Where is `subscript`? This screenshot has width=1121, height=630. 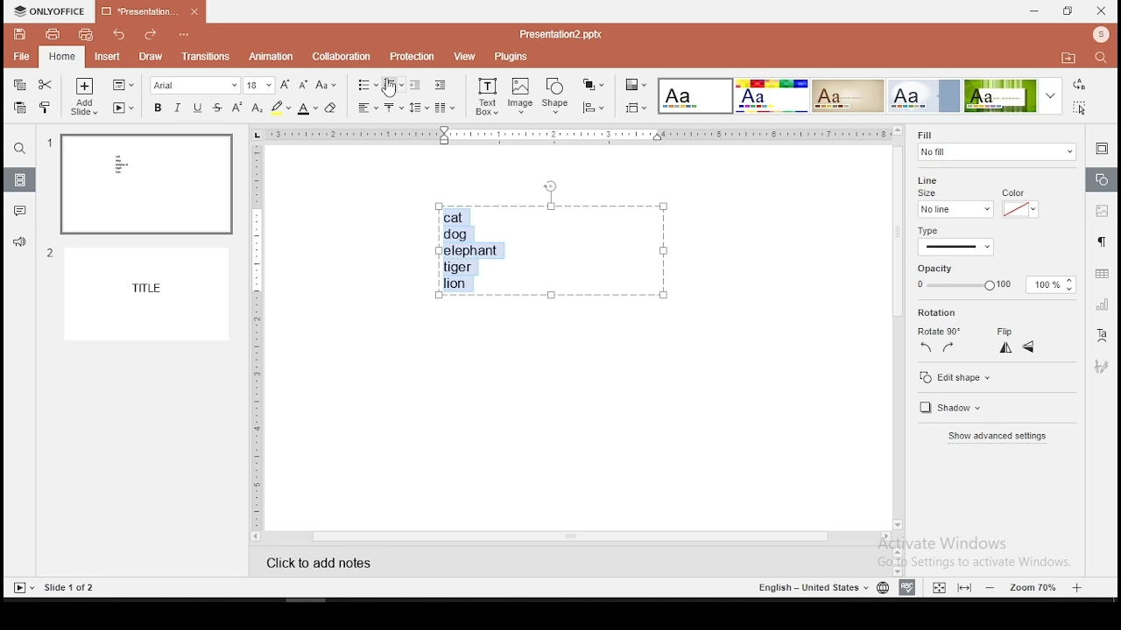 subscript is located at coordinates (256, 108).